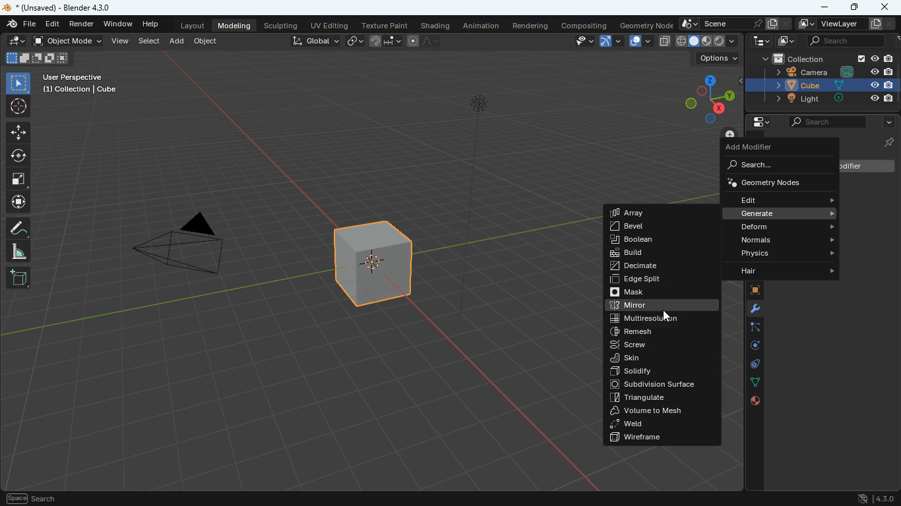 The image size is (901, 506). What do you see at coordinates (315, 42) in the screenshot?
I see `global` at bounding box center [315, 42].